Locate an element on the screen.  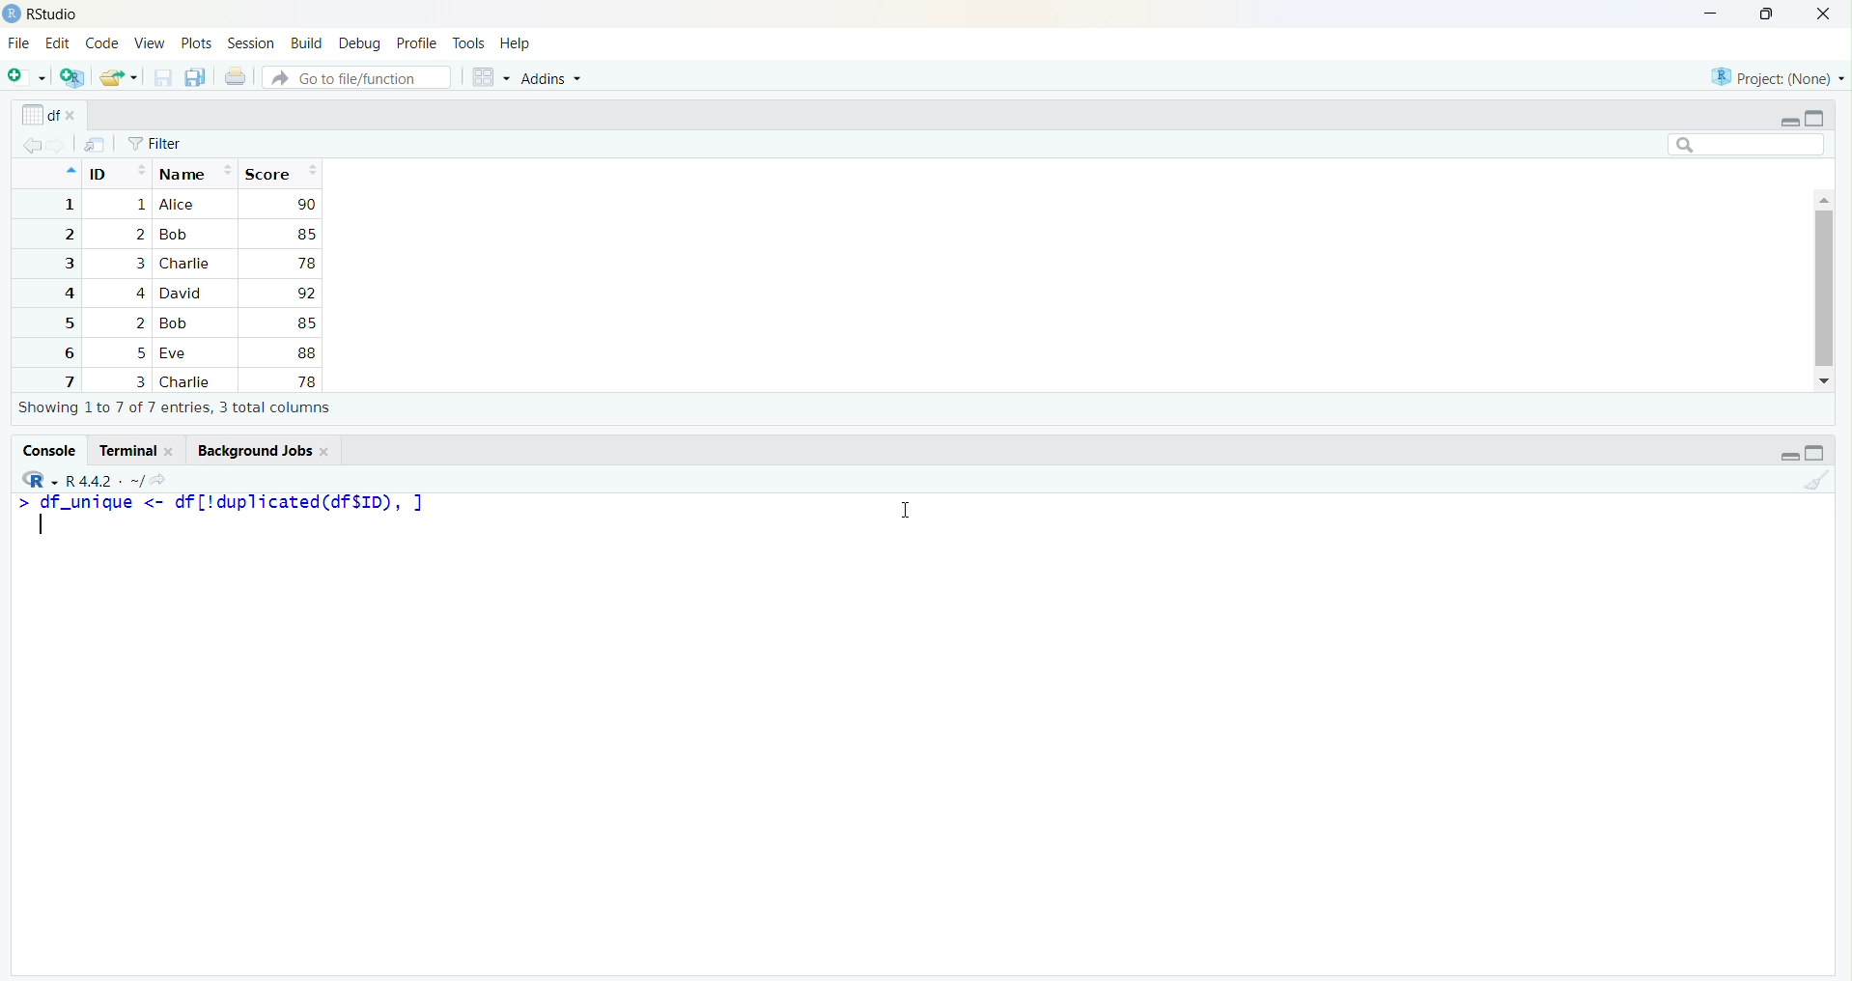
Charlie is located at coordinates (188, 382).